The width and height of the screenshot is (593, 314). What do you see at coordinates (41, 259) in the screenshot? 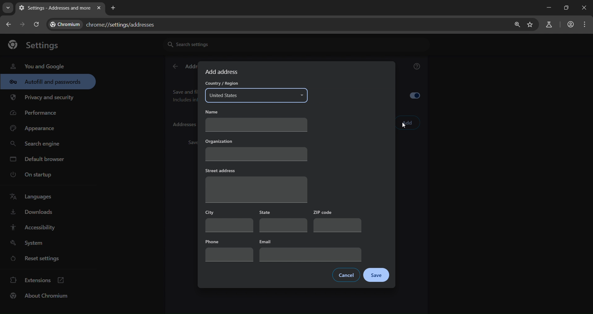
I see `reset settings` at bounding box center [41, 259].